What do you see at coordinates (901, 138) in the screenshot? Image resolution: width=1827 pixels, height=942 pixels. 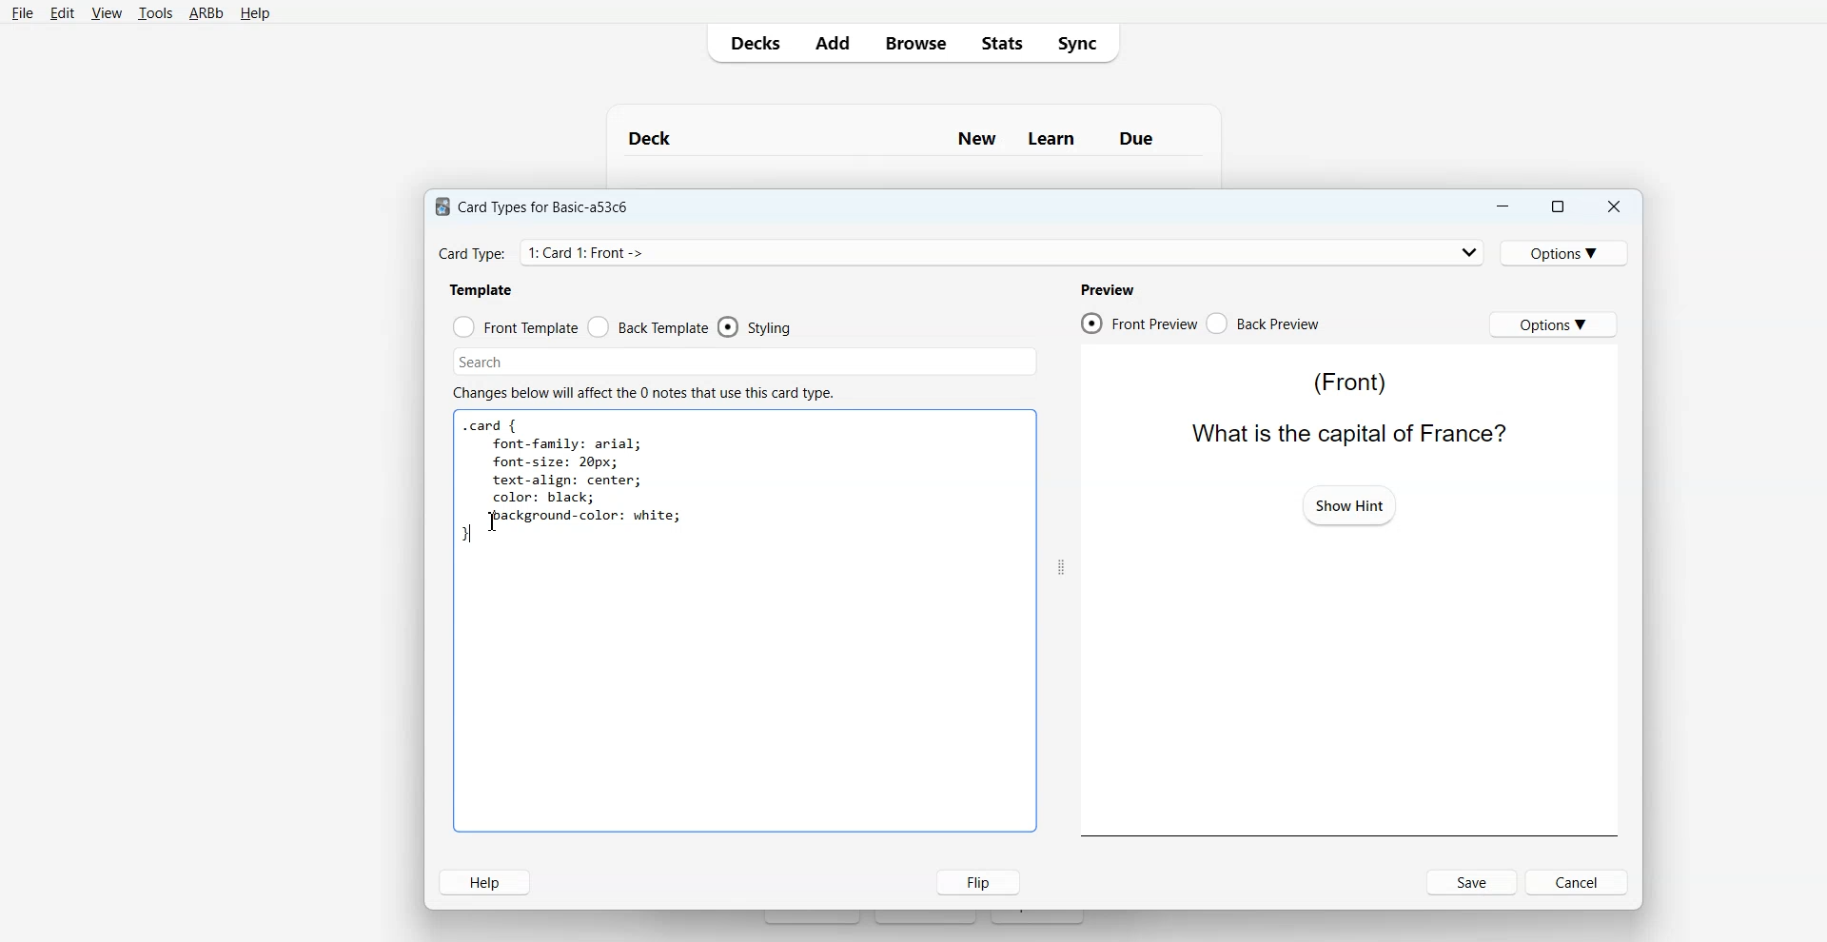 I see `Deck New Learn Due` at bounding box center [901, 138].